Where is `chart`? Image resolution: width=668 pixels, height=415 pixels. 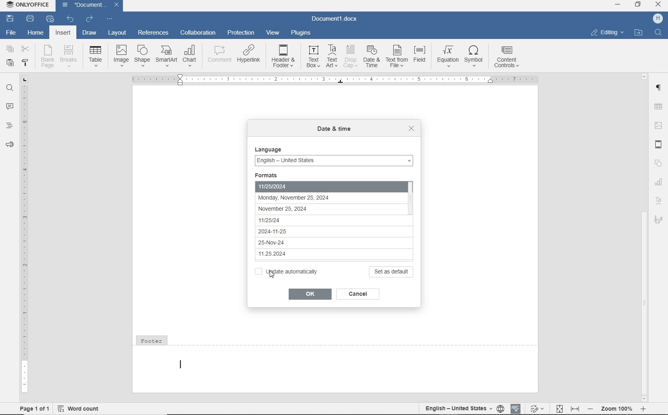 chart is located at coordinates (659, 182).